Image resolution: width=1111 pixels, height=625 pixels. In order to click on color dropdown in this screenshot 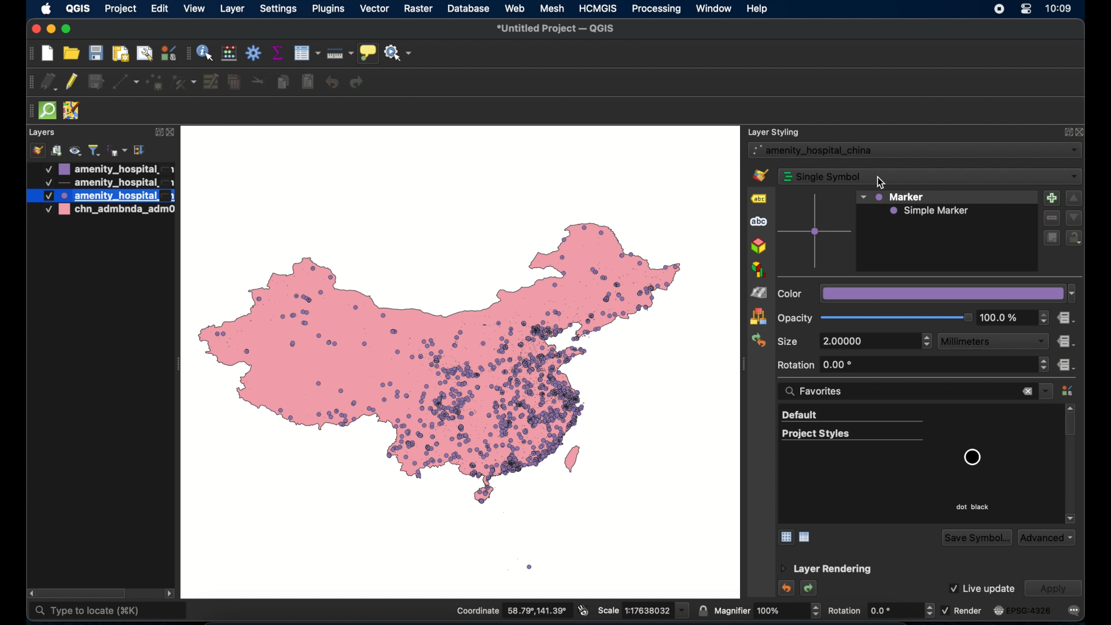, I will do `click(928, 293)`.